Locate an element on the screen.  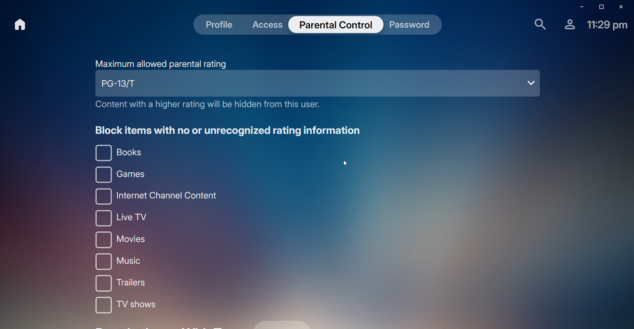
PG-13/T is located at coordinates (318, 85).